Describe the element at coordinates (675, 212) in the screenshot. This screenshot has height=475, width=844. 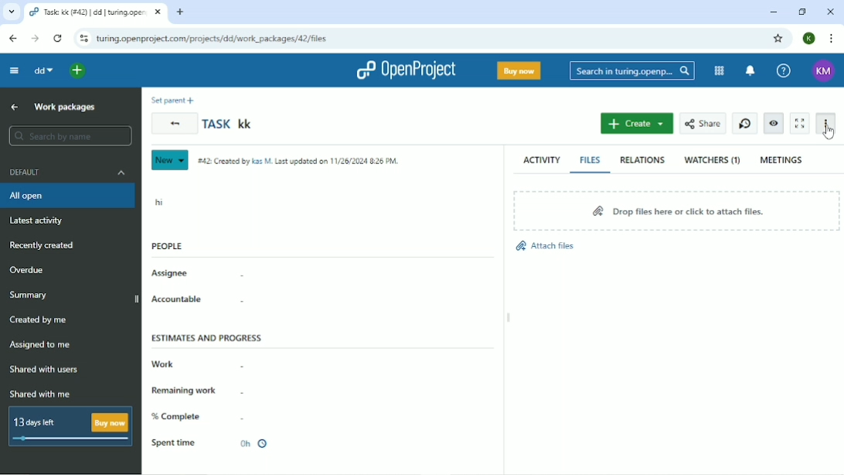
I see `Drag files here or click to attach files` at that location.